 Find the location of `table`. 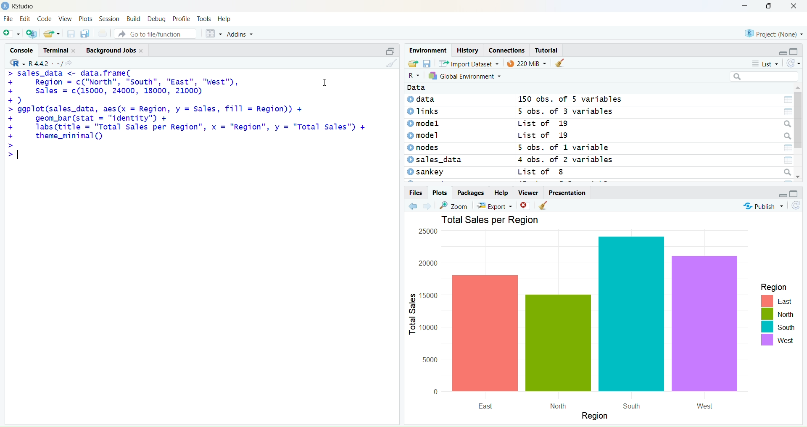

table is located at coordinates (781, 159).